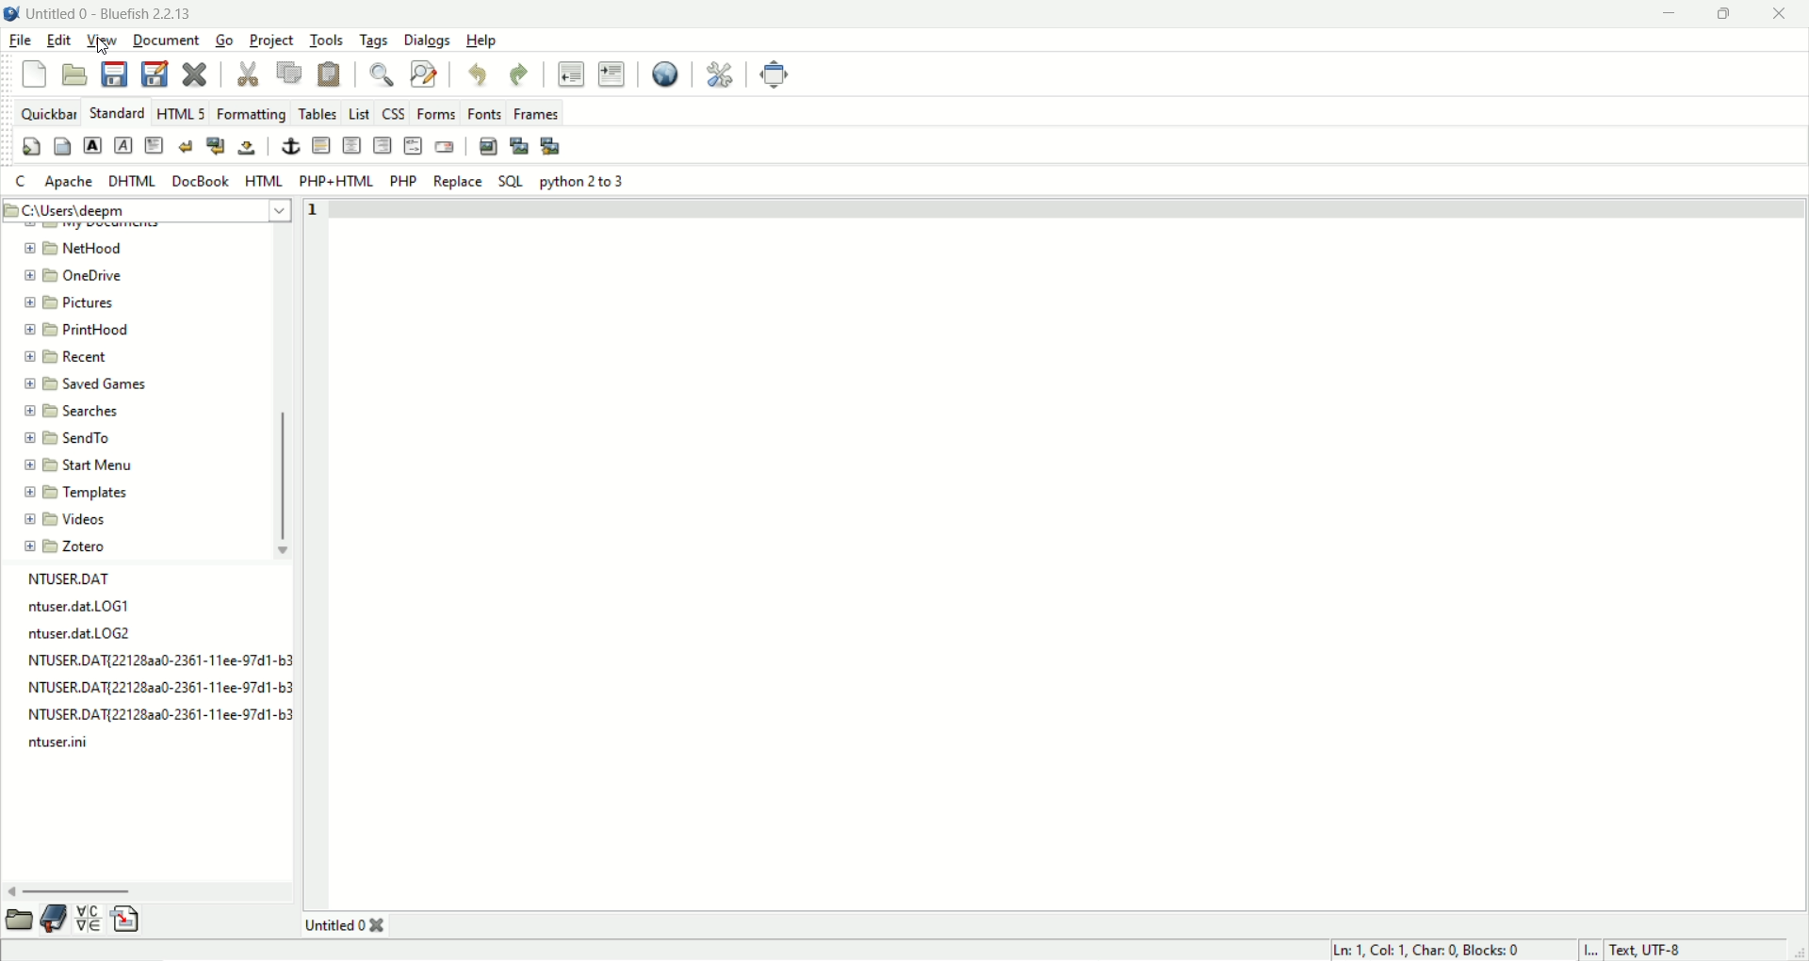 The image size is (1809, 961). I want to click on documentation, so click(55, 918).